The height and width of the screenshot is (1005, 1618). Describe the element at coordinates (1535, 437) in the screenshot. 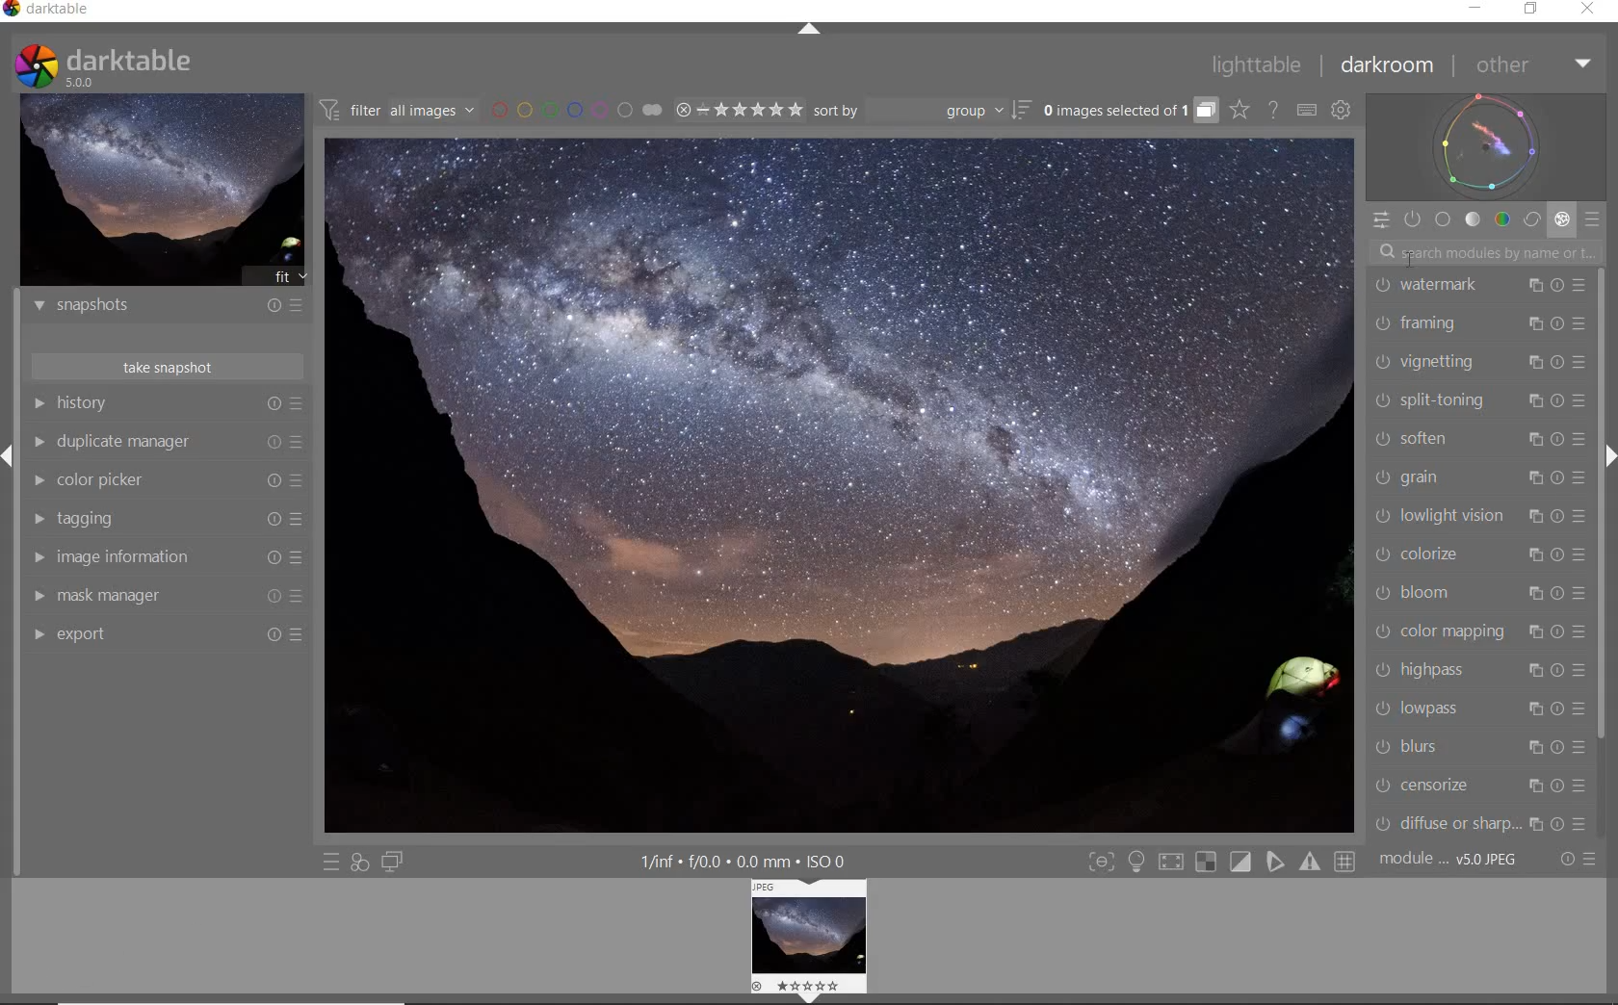

I see `multiple instance actions` at that location.